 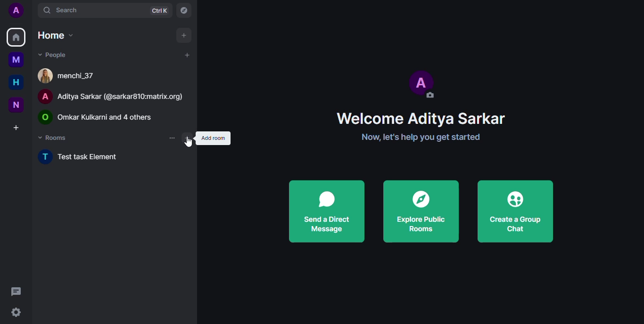 I want to click on add room, so click(x=213, y=138).